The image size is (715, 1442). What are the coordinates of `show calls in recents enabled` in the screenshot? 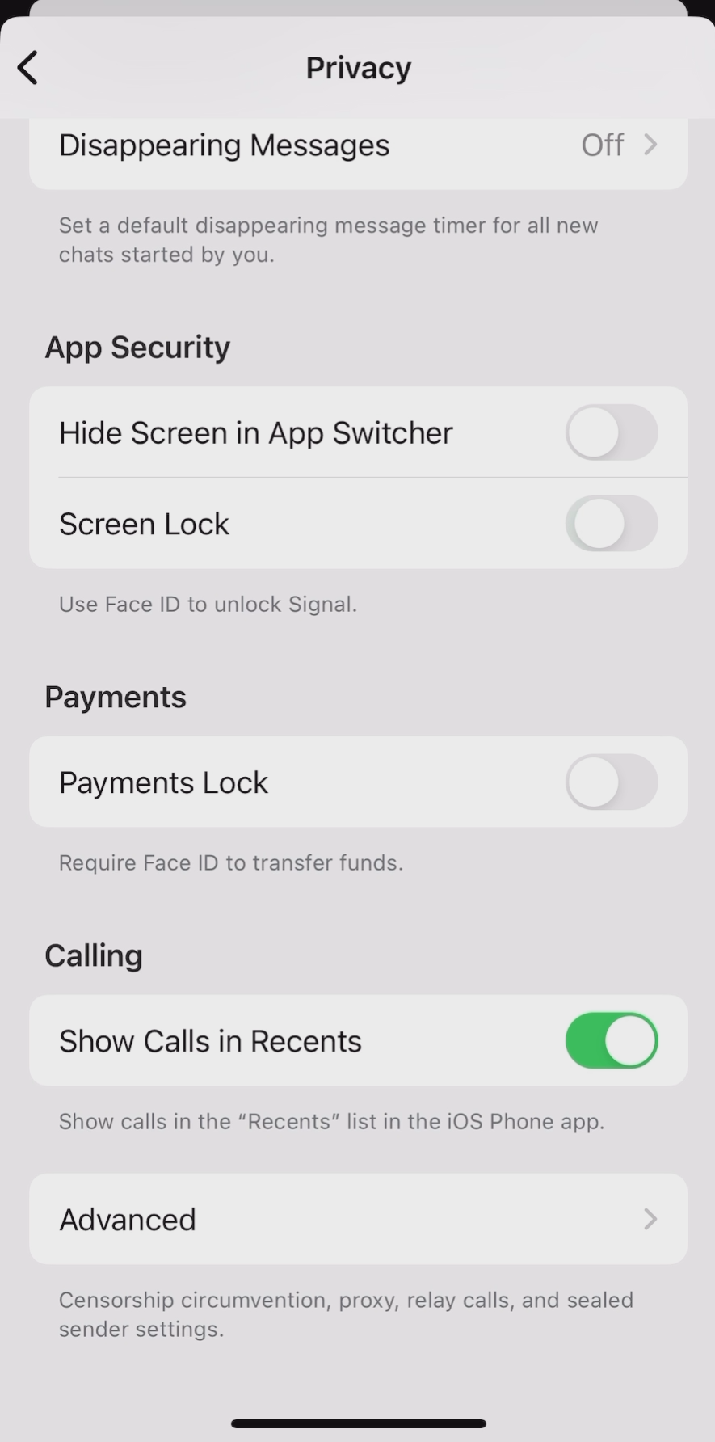 It's located at (357, 1045).